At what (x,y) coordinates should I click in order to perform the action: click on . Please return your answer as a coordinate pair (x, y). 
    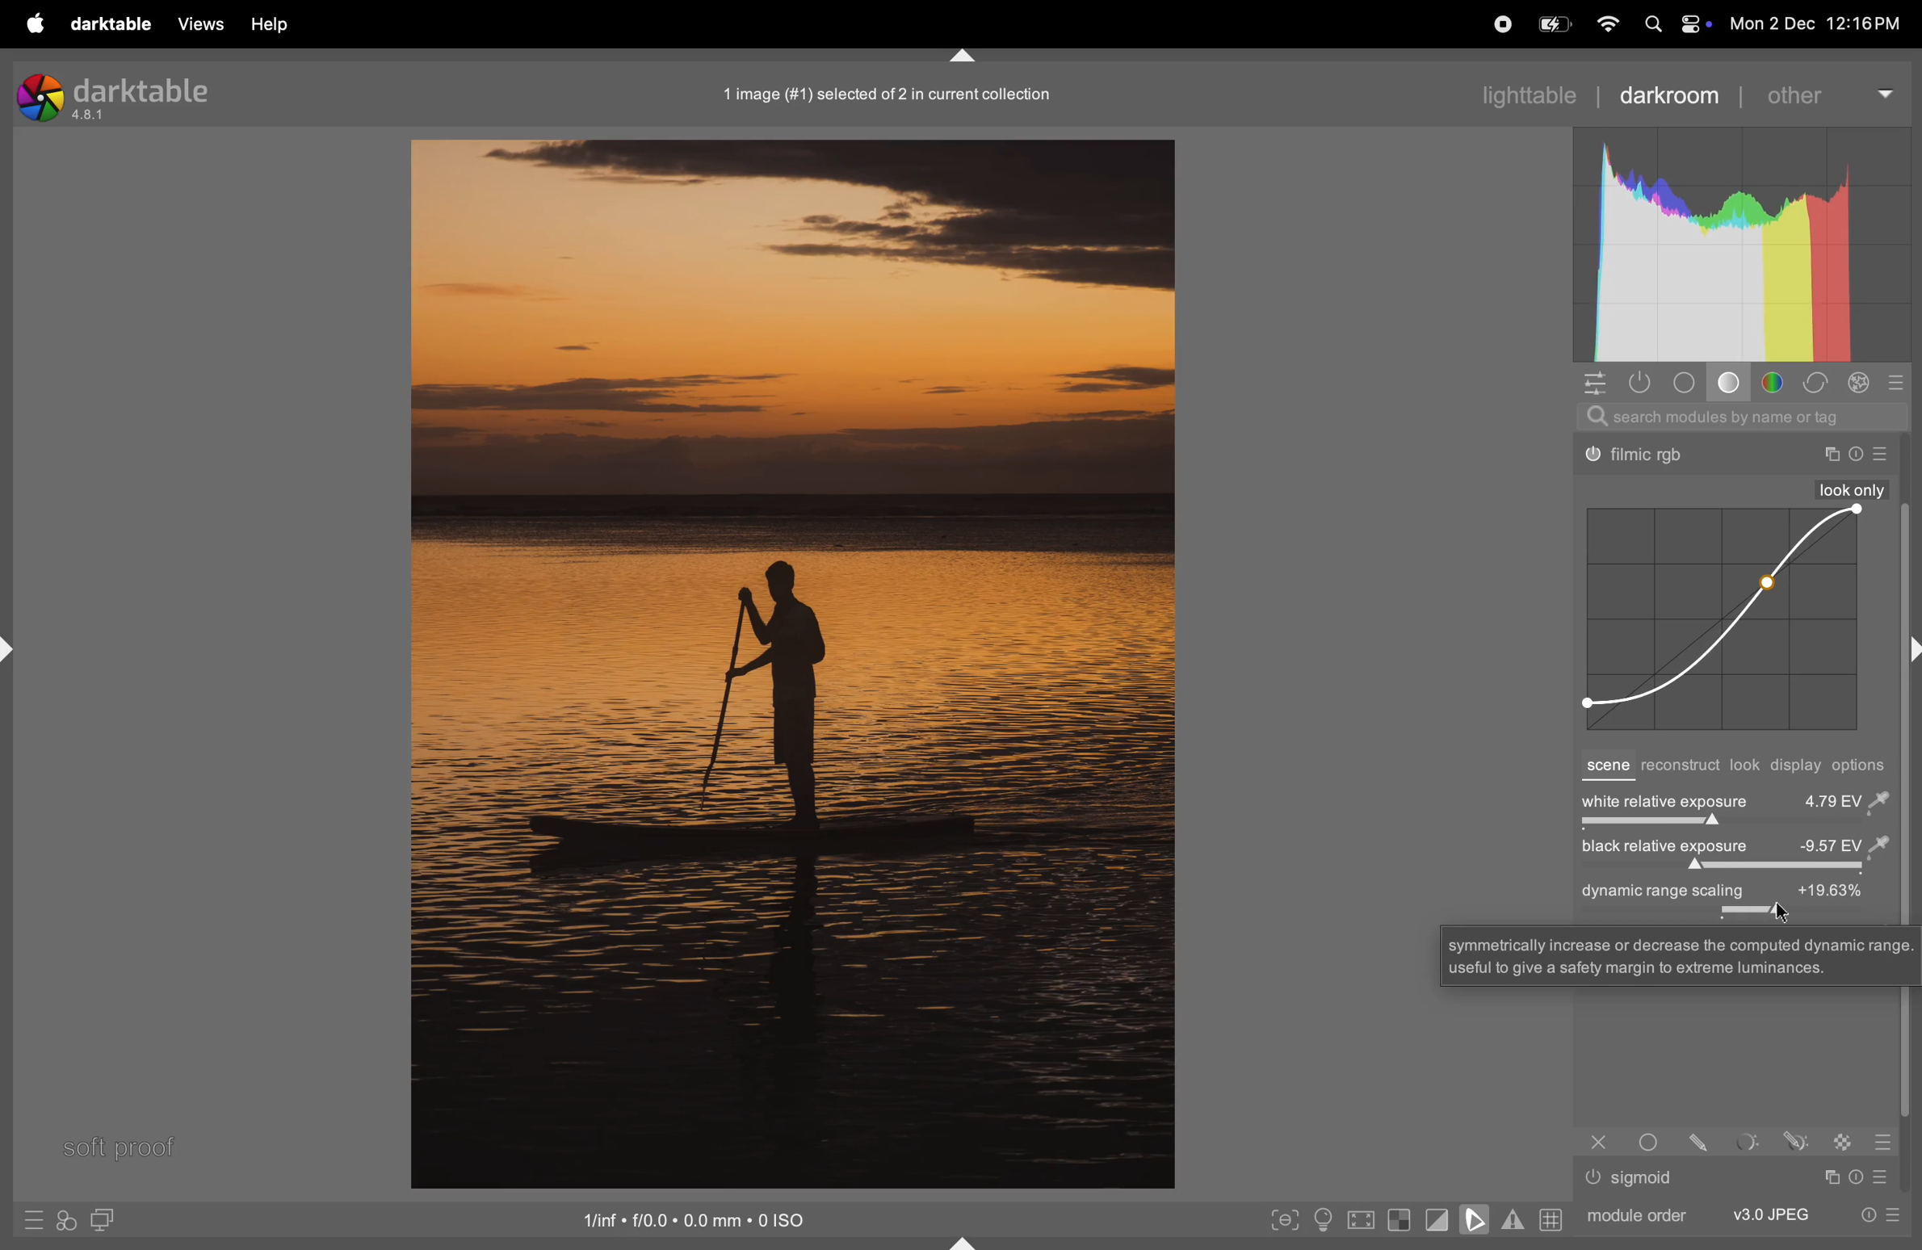
    Looking at the image, I should click on (1844, 1141).